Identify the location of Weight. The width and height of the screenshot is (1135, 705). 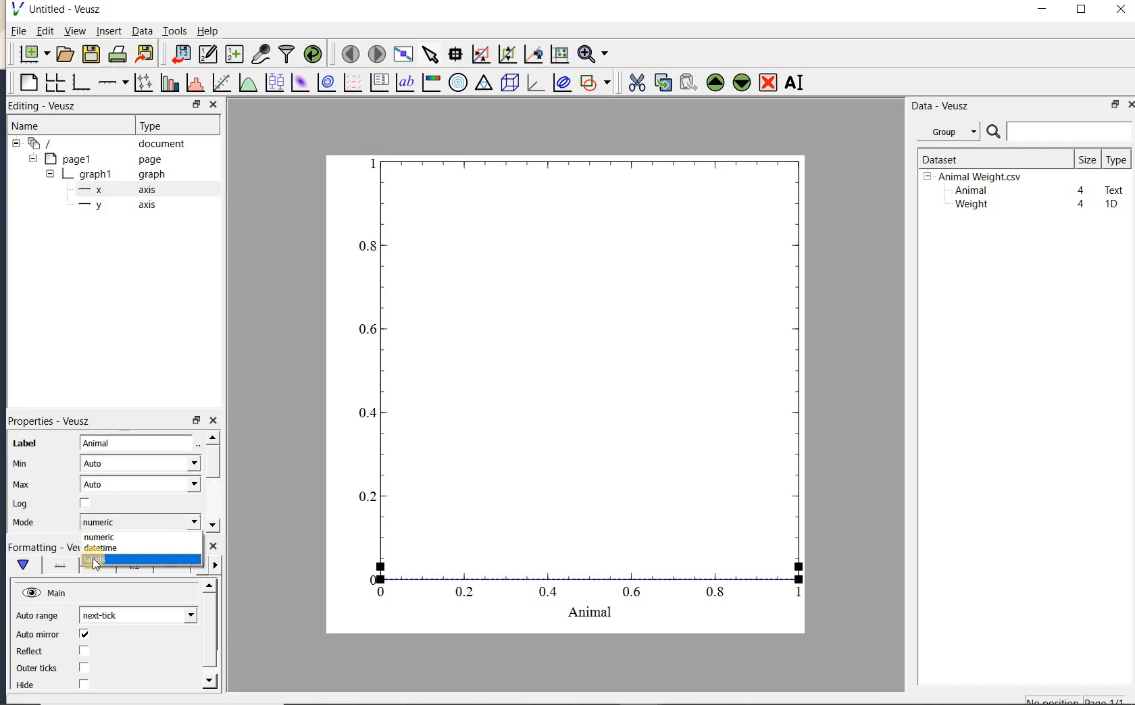
(970, 205).